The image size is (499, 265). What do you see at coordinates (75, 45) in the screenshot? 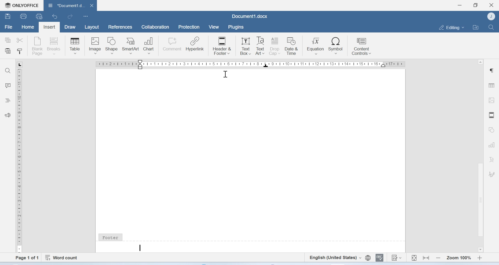
I see `Table` at bounding box center [75, 45].